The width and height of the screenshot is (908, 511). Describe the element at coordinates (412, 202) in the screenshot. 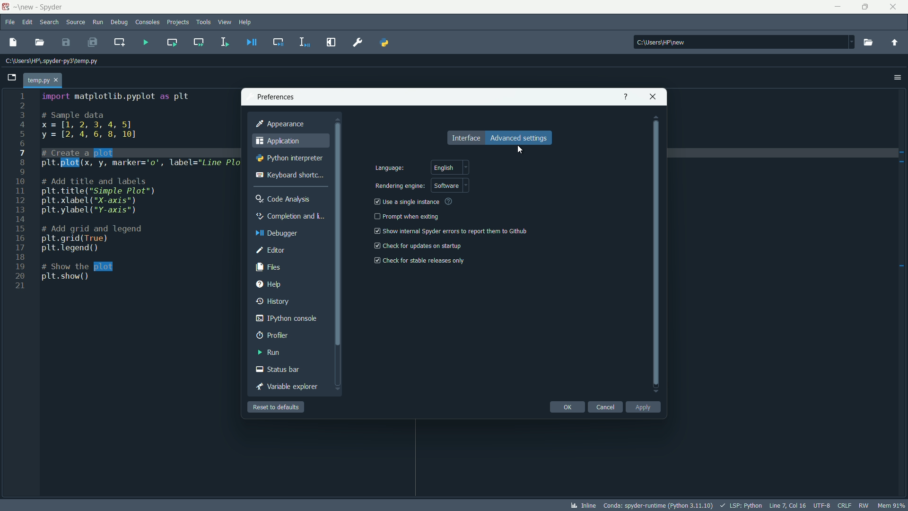

I see `use a single instance` at that location.